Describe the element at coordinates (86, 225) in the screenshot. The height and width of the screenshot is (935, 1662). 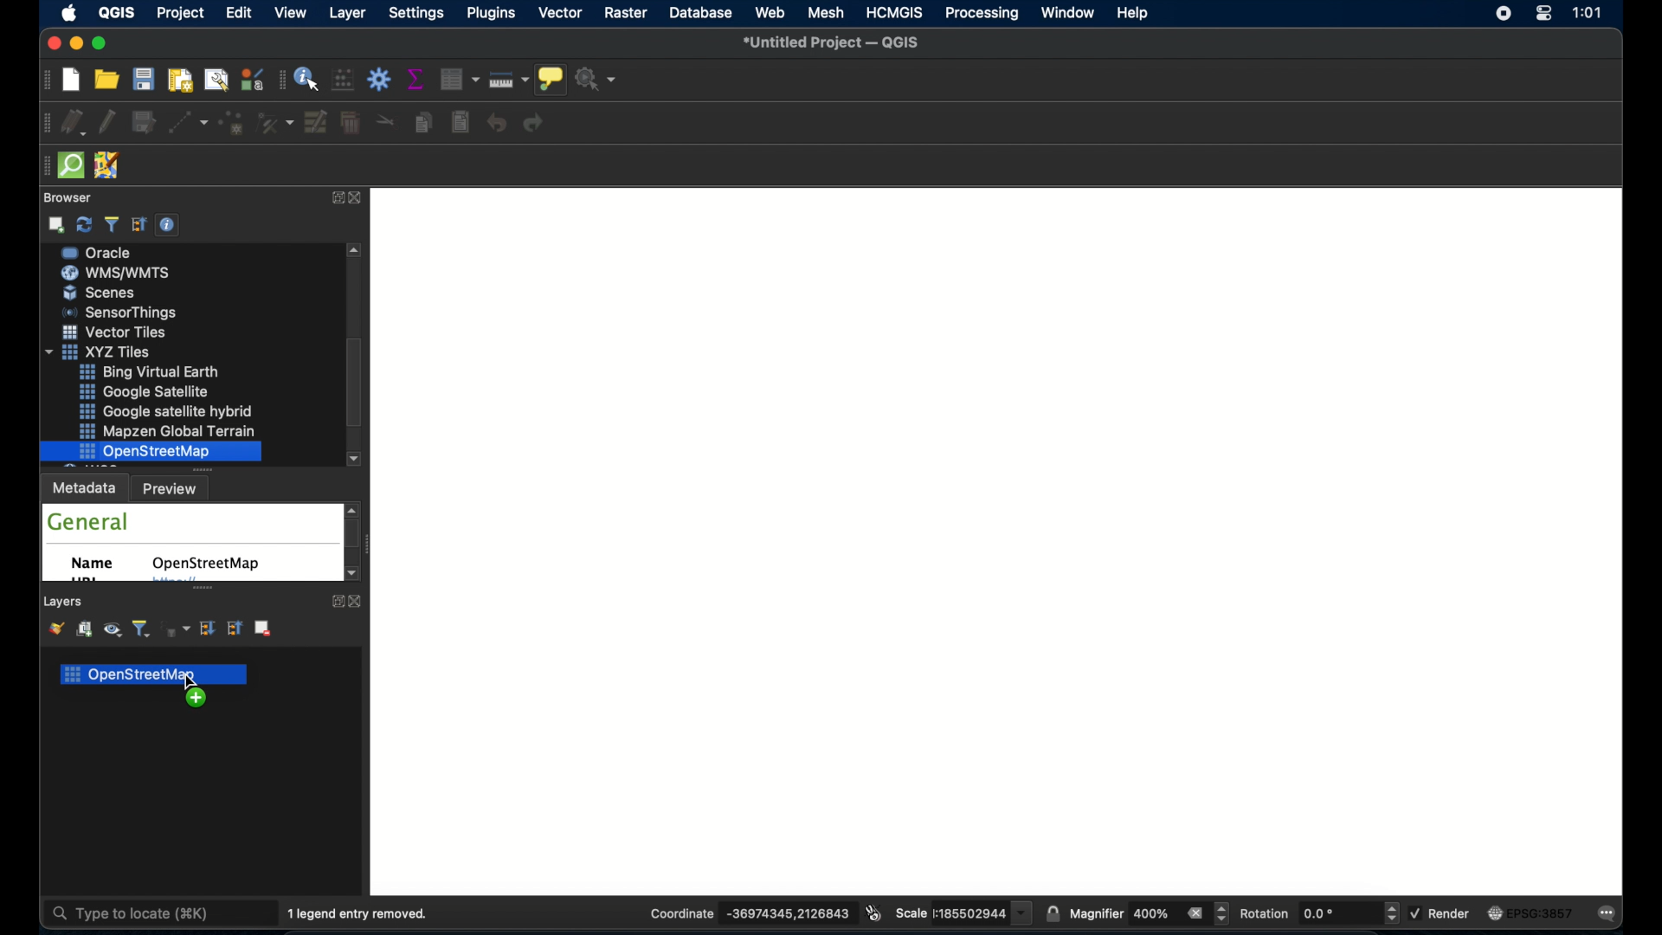
I see `refresh` at that location.